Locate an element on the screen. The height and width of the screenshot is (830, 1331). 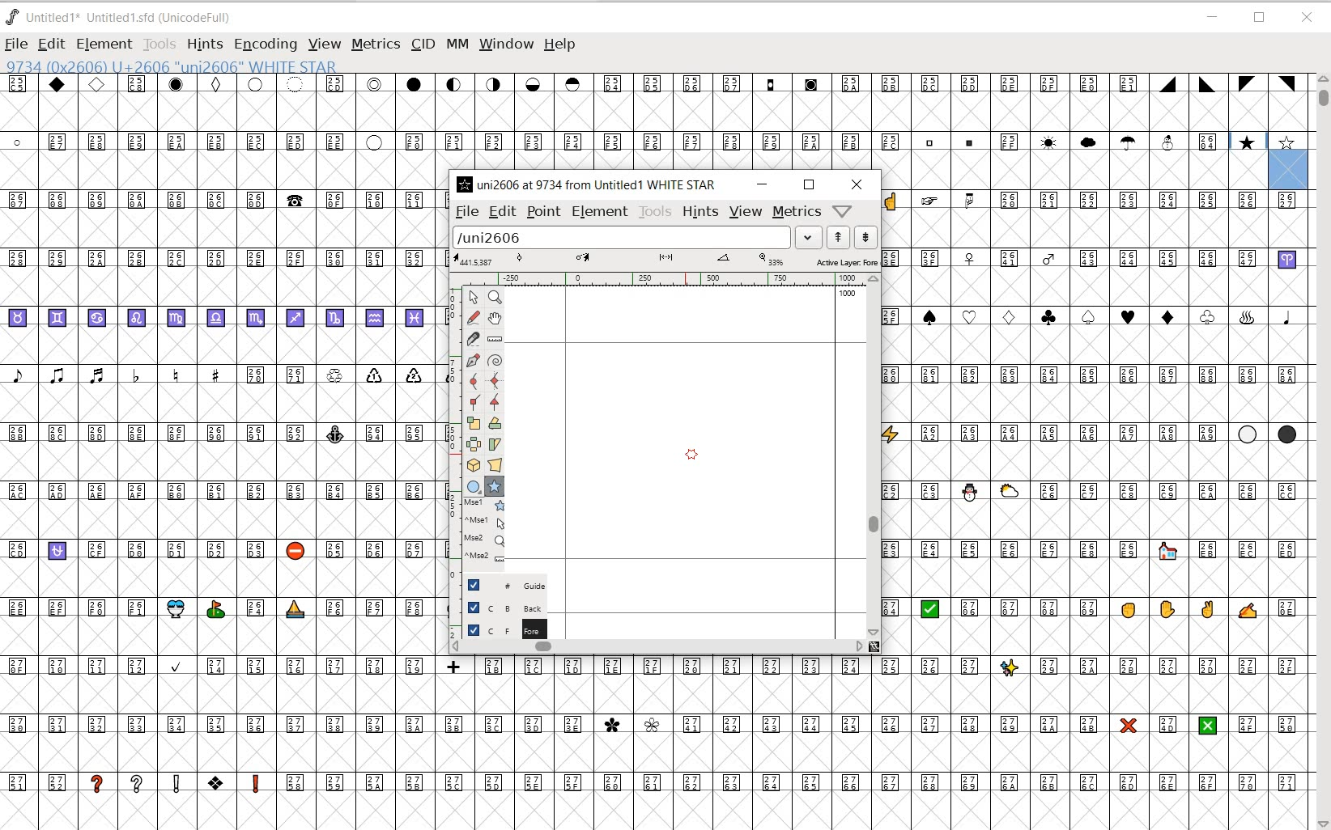
EDIT is located at coordinates (50, 45).